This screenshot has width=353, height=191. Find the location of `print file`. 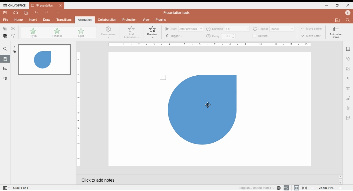

print file is located at coordinates (16, 13).